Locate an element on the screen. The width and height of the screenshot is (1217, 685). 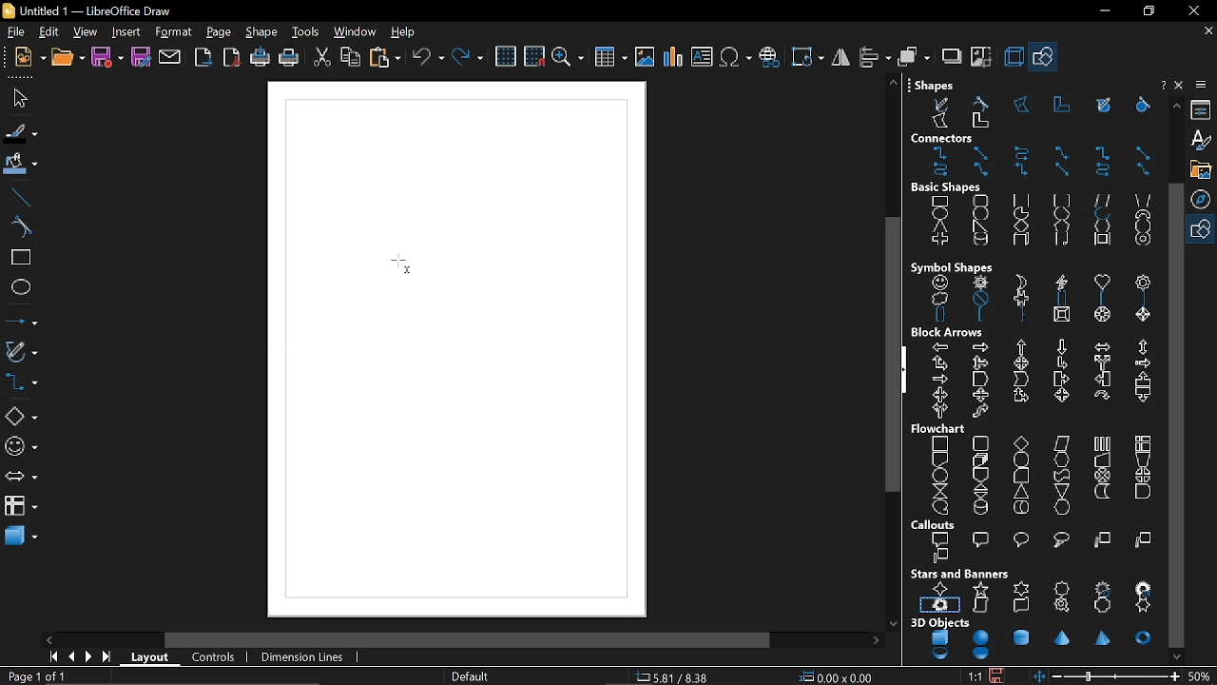
EDit is located at coordinates (49, 32).